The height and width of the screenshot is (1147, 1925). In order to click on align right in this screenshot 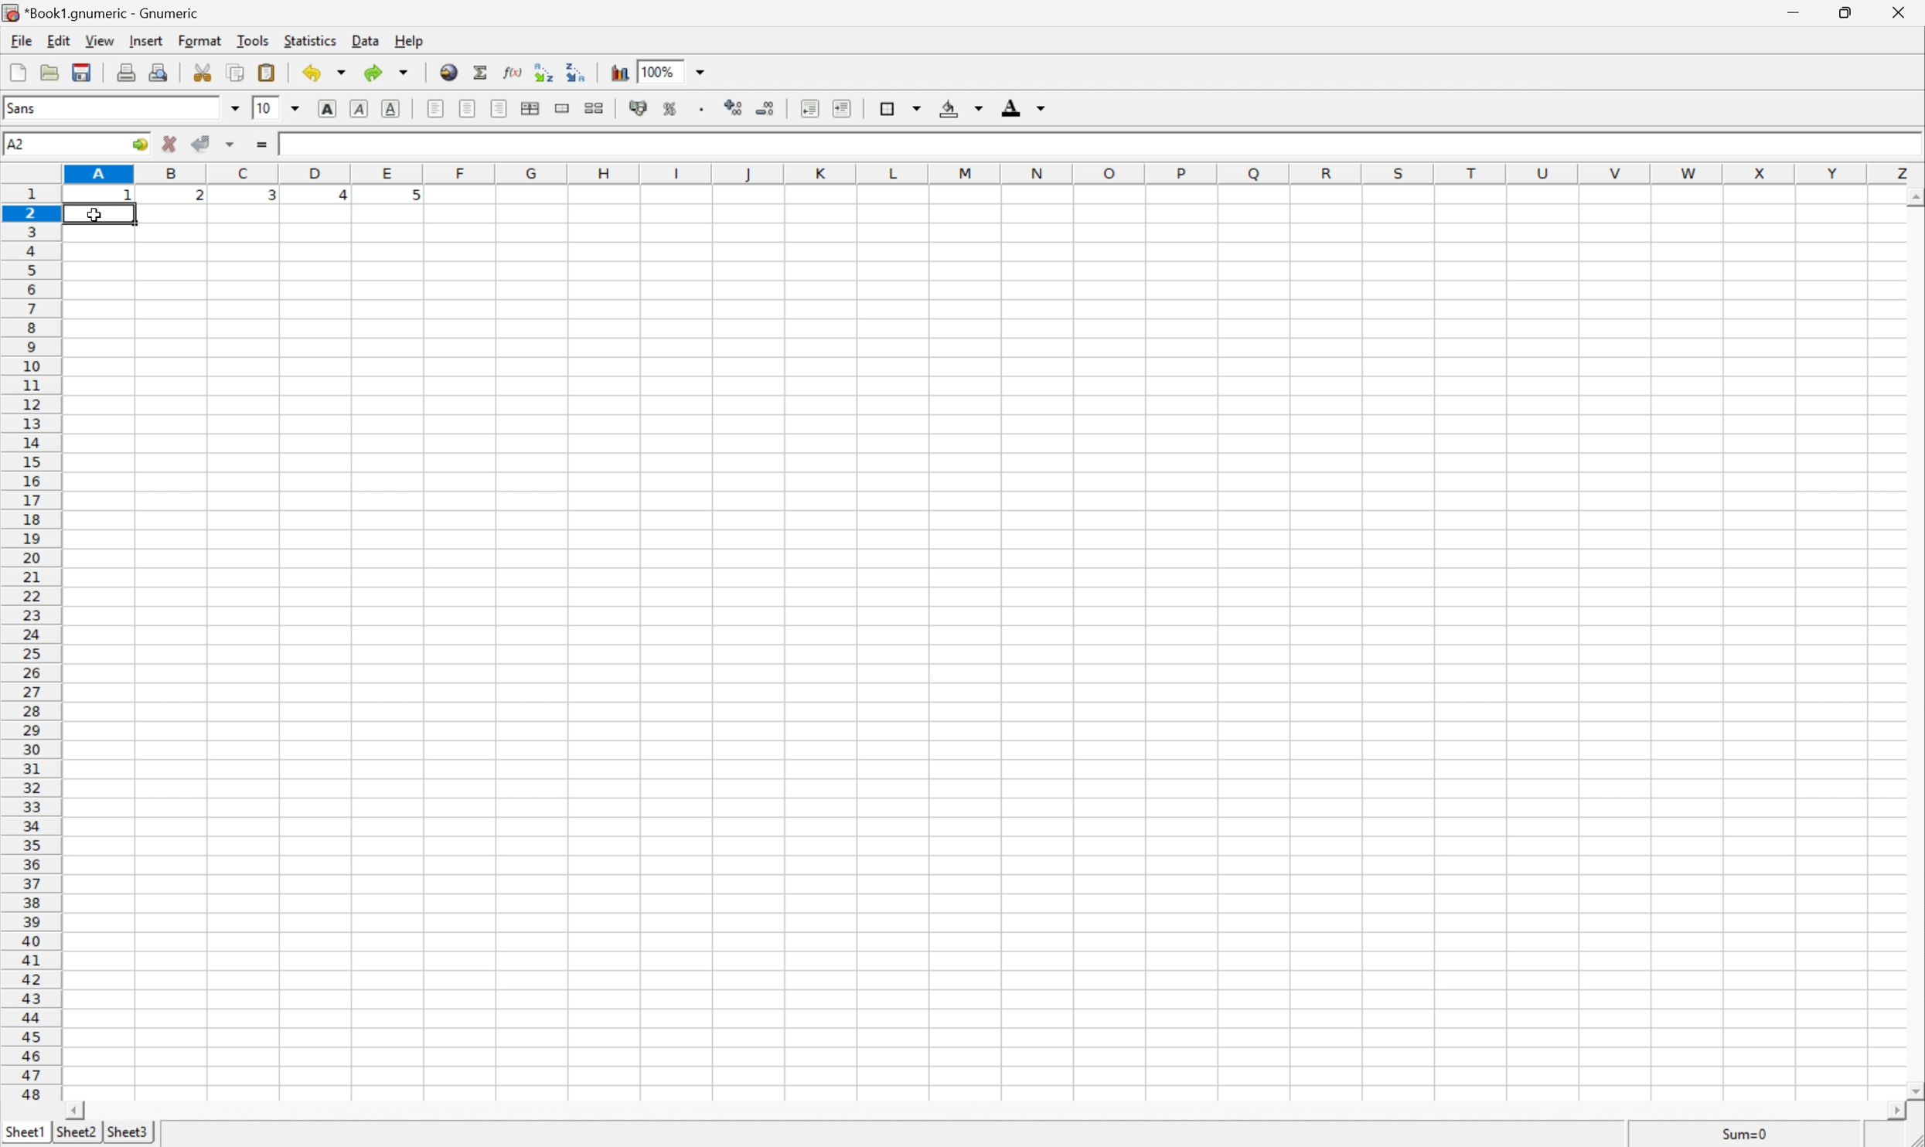, I will do `click(499, 108)`.